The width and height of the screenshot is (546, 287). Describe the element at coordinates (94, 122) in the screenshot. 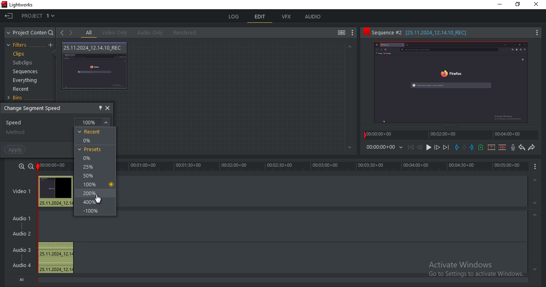

I see `100%` at that location.